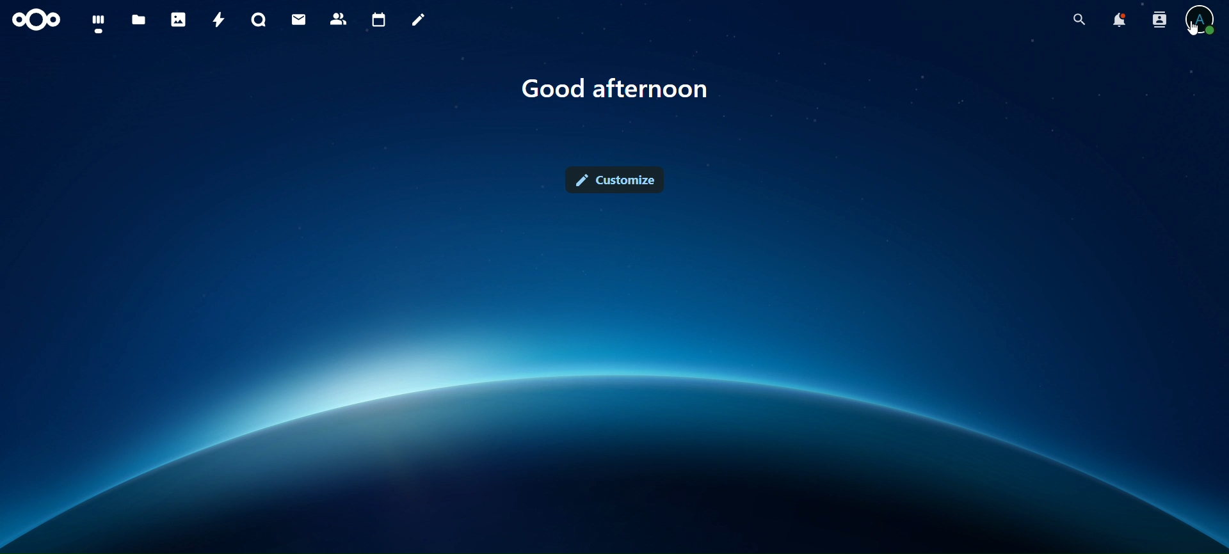  I want to click on photos, so click(178, 19).